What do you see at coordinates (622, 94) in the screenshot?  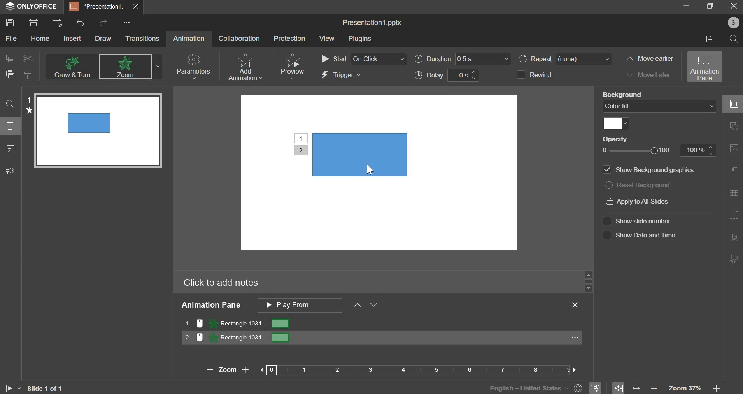 I see `Fill` at bounding box center [622, 94].